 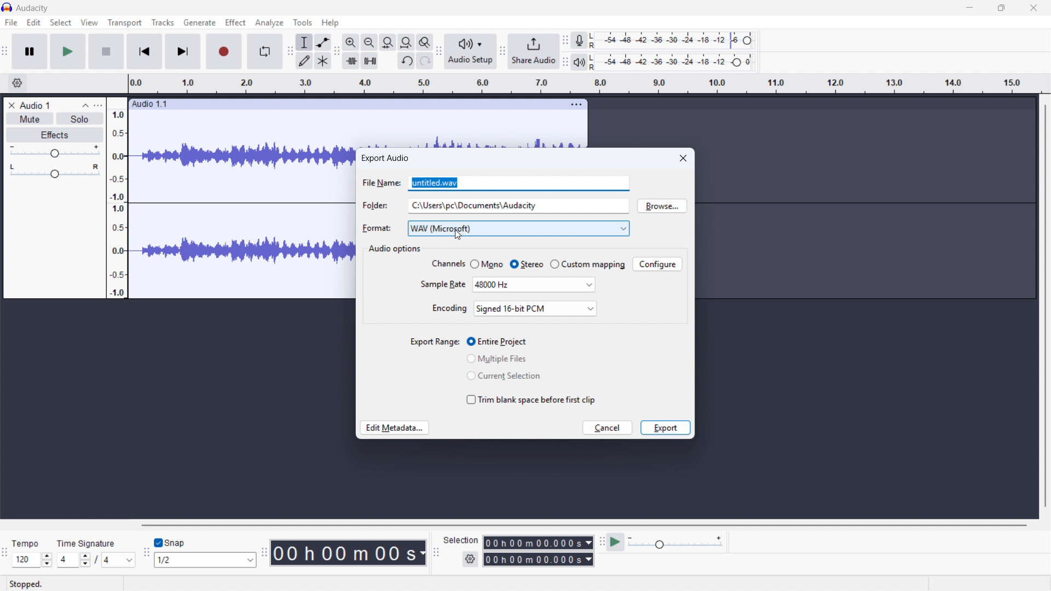 What do you see at coordinates (51, 105) in the screenshot?
I see `Track title ` at bounding box center [51, 105].